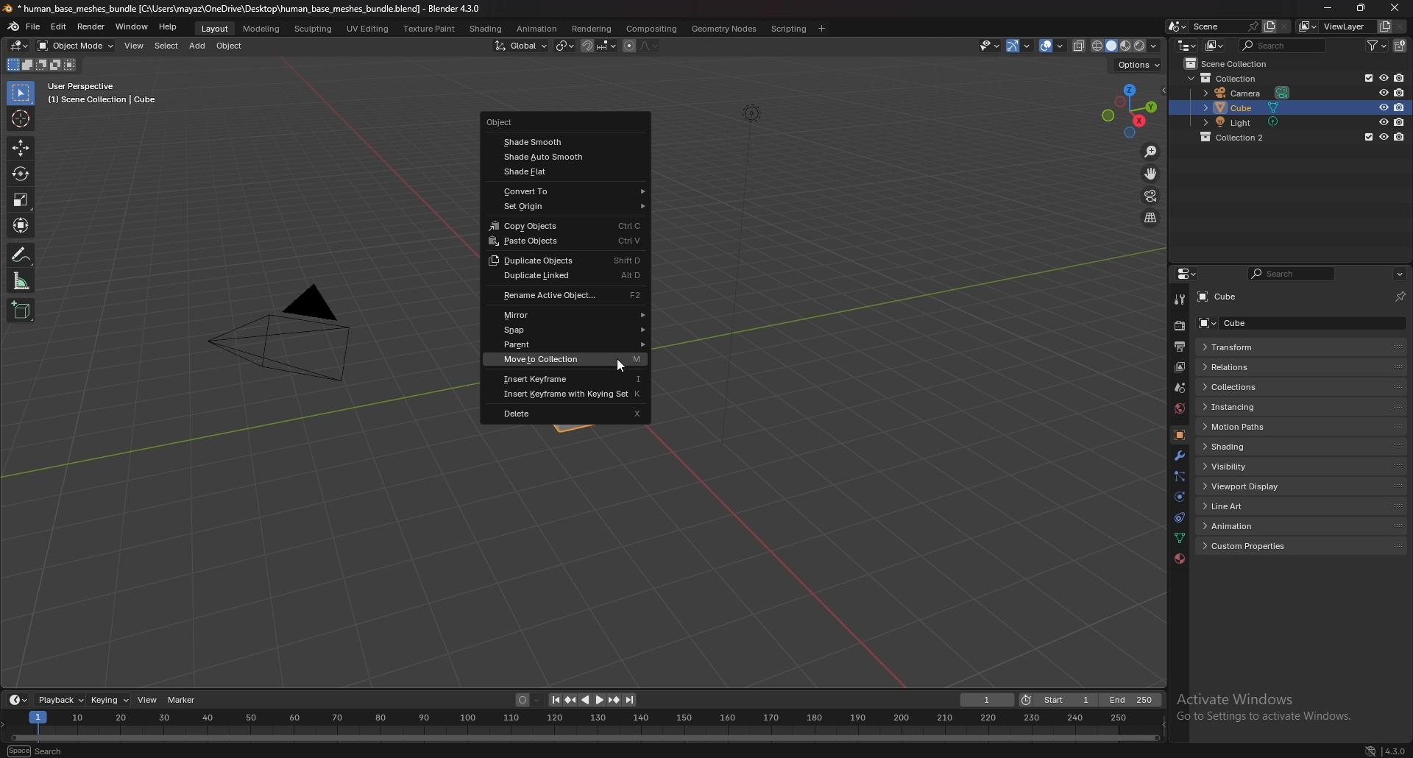  I want to click on options, so click(1399, 274).